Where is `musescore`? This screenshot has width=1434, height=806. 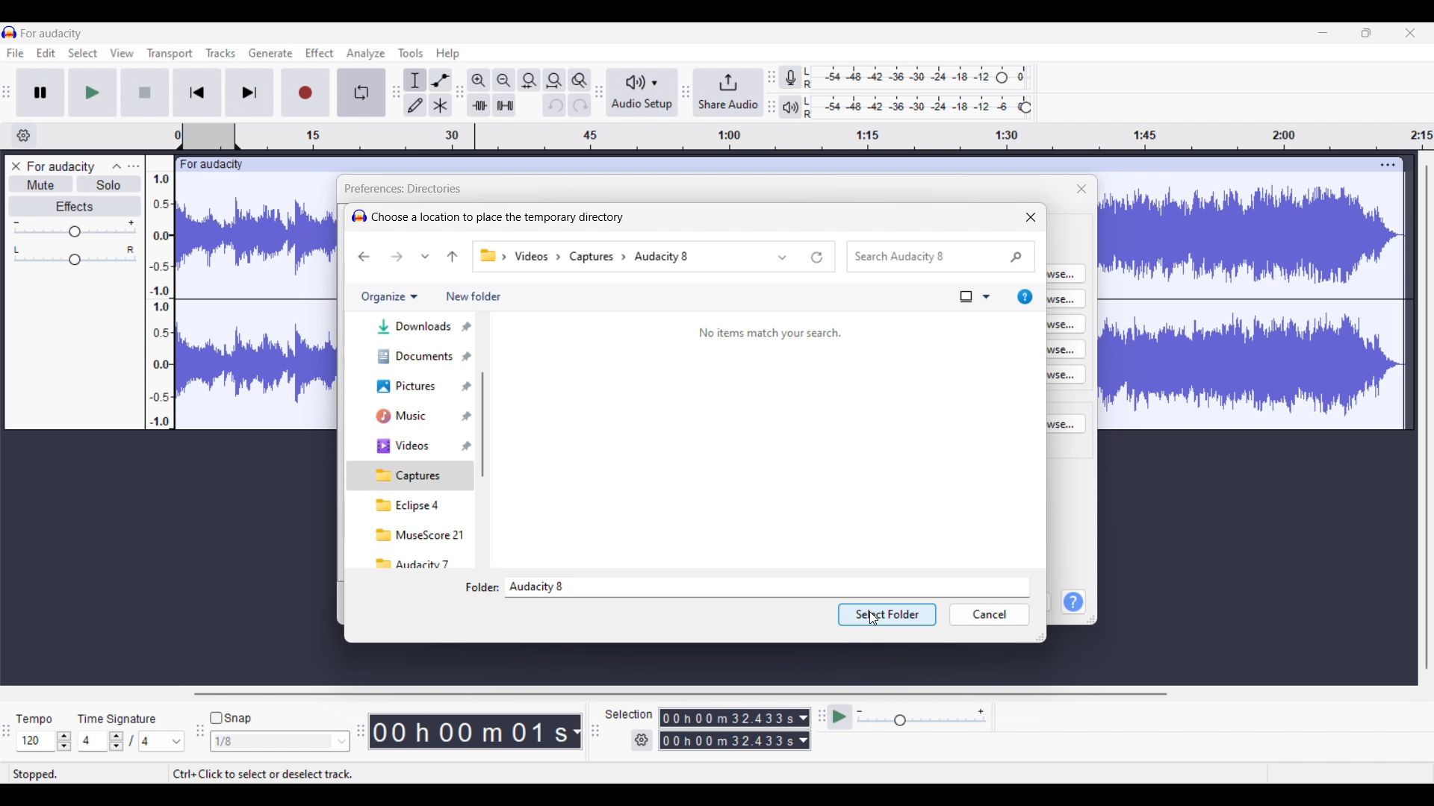 musescore is located at coordinates (418, 534).